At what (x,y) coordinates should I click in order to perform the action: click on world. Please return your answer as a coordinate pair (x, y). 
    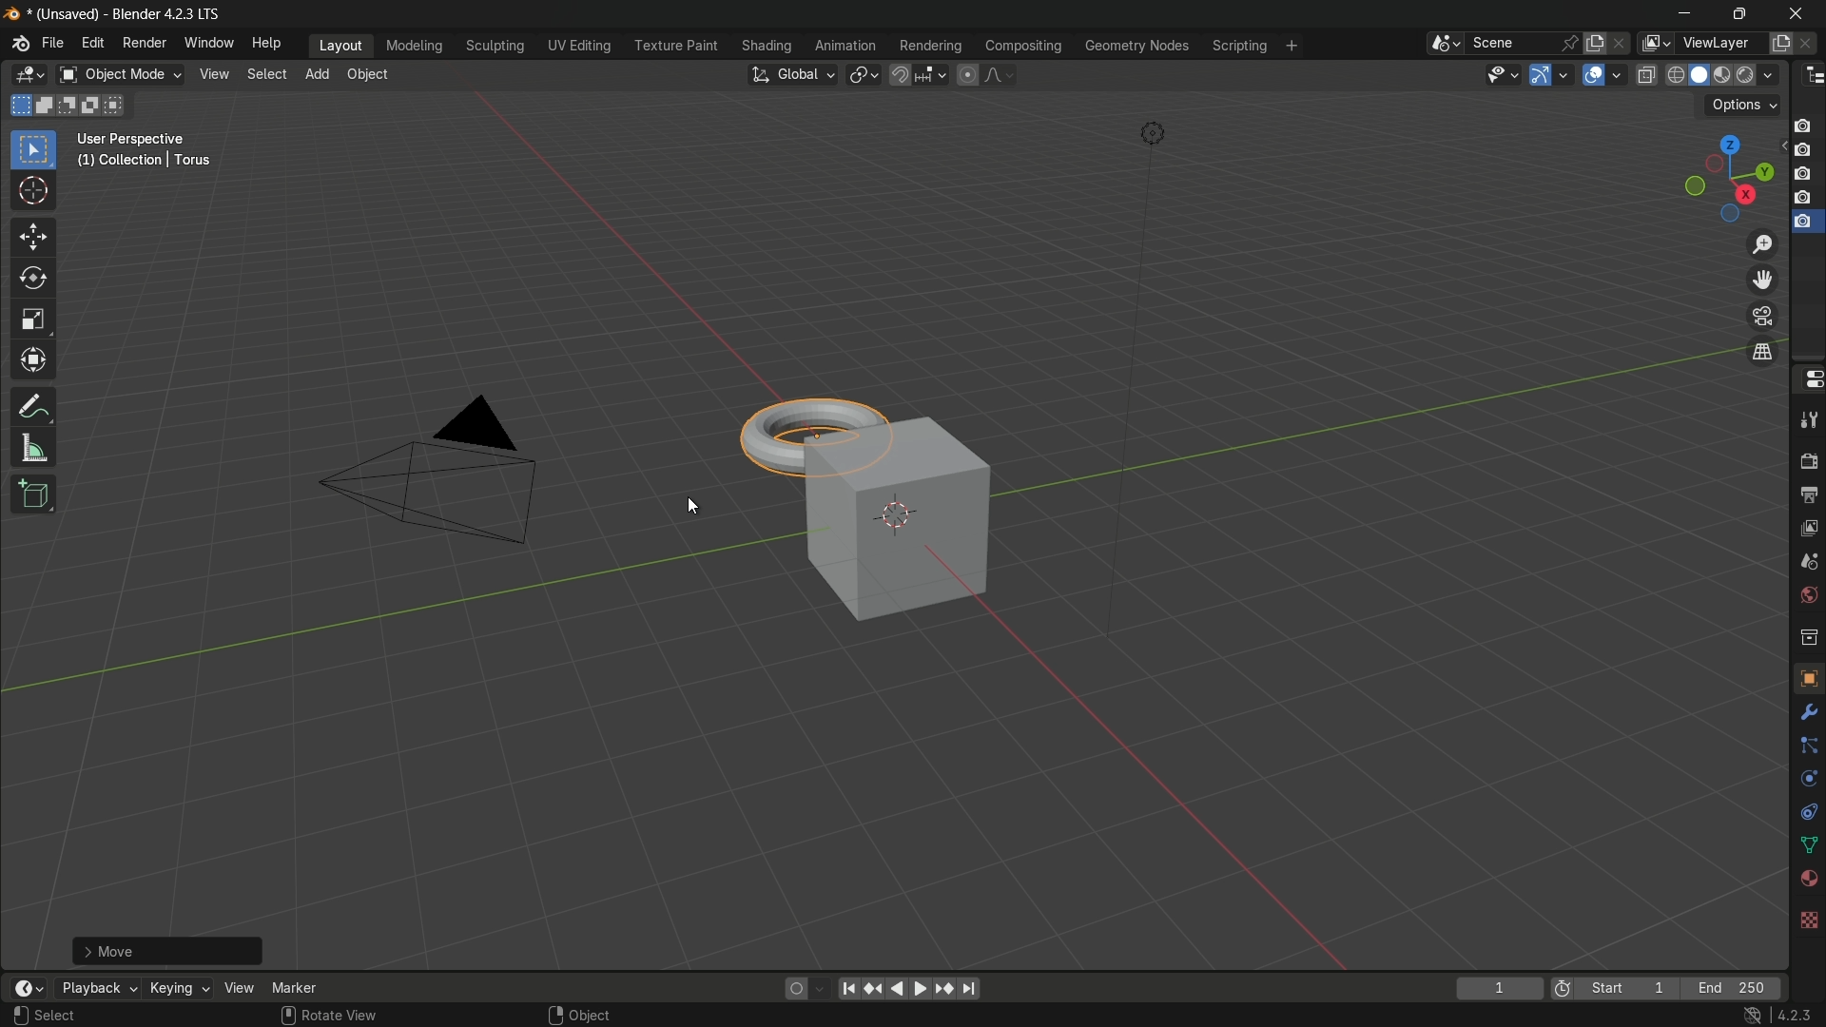
    Looking at the image, I should click on (1805, 596).